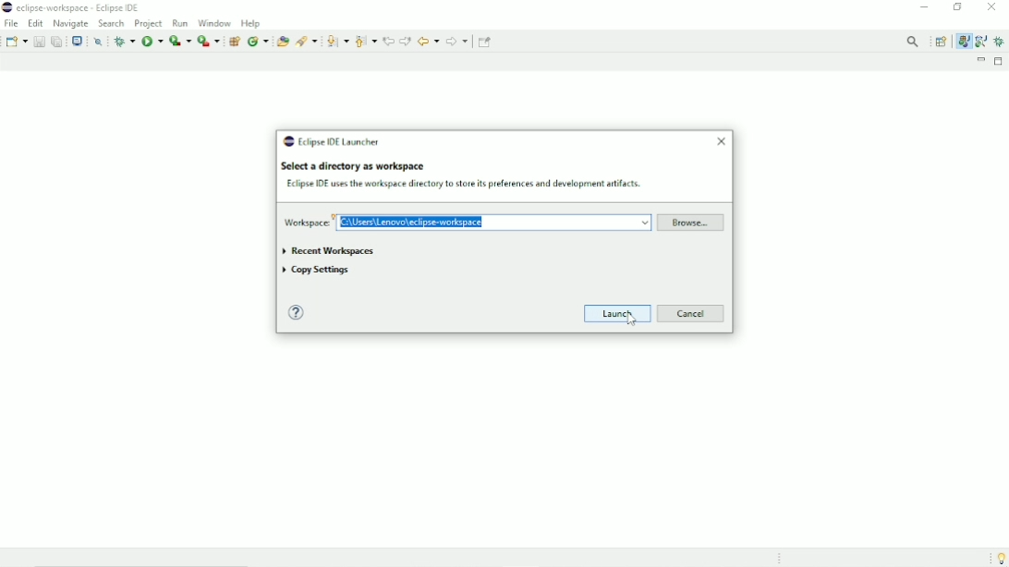  Describe the element at coordinates (209, 41) in the screenshot. I see `Run last tool` at that location.